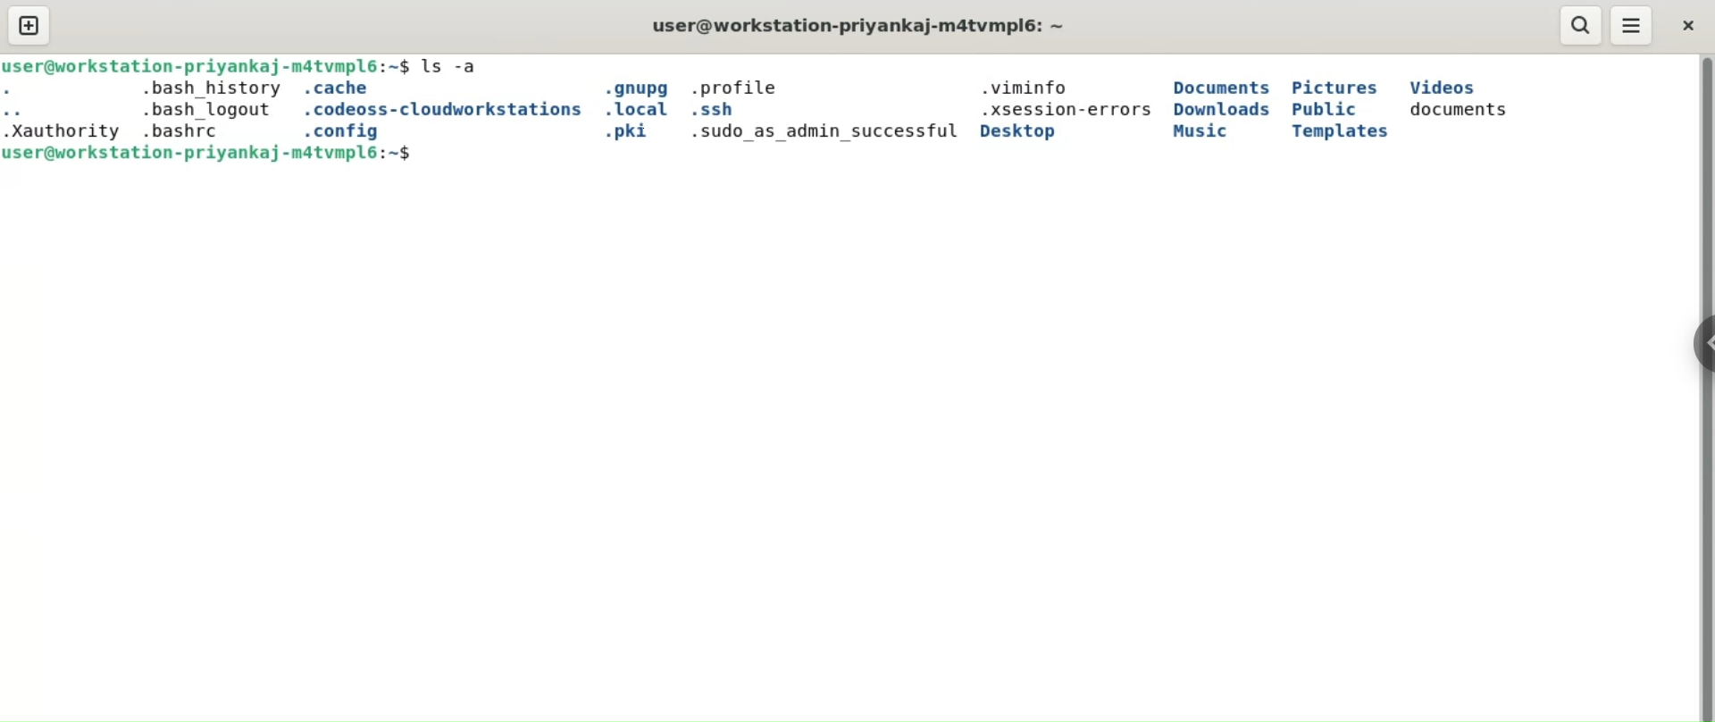  I want to click on documents , so click(1460, 111).